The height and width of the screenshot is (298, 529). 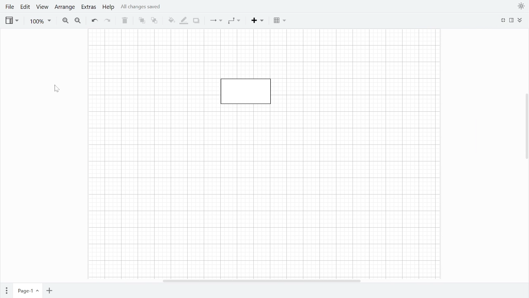 I want to click on File, so click(x=10, y=7).